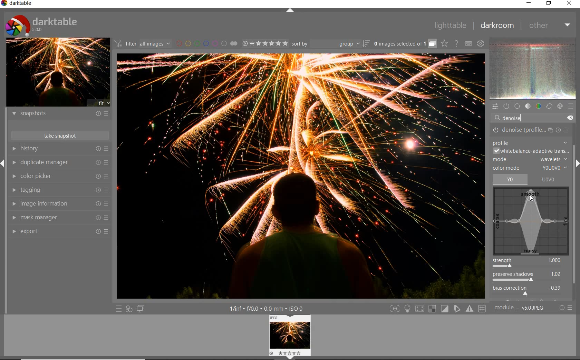 This screenshot has height=360, width=580. What do you see at coordinates (530, 168) in the screenshot?
I see `COLOR MODE` at bounding box center [530, 168].